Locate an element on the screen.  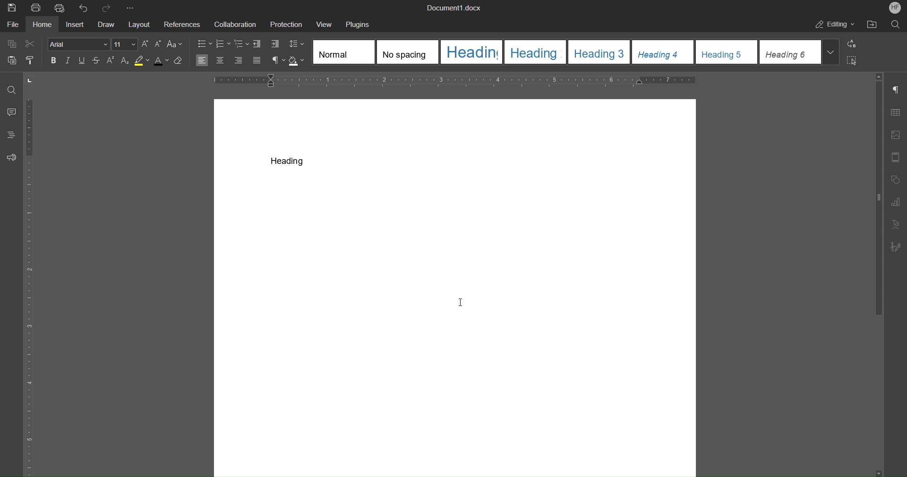
Strikethrough is located at coordinates (97, 61).